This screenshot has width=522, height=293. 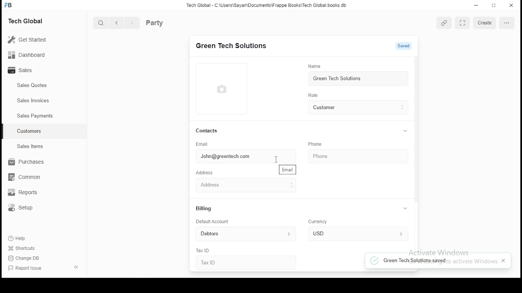 What do you see at coordinates (24, 178) in the screenshot?
I see `common` at bounding box center [24, 178].